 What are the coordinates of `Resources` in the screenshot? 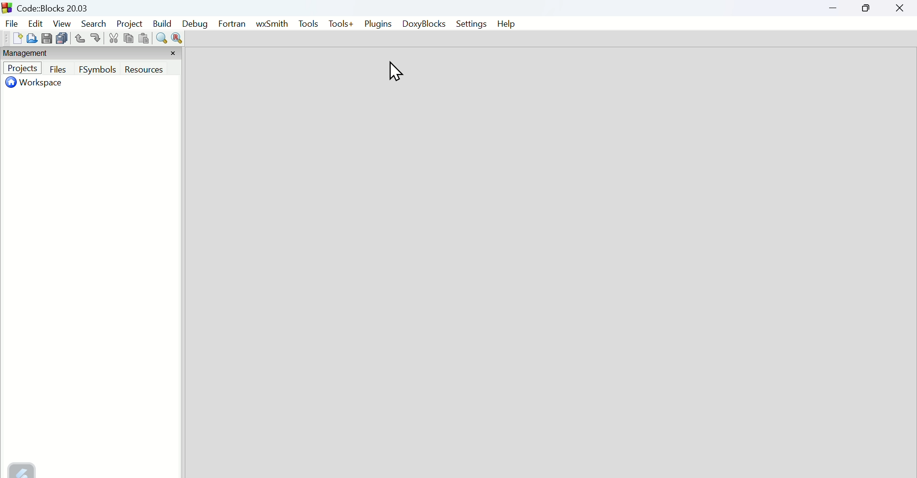 It's located at (144, 69).